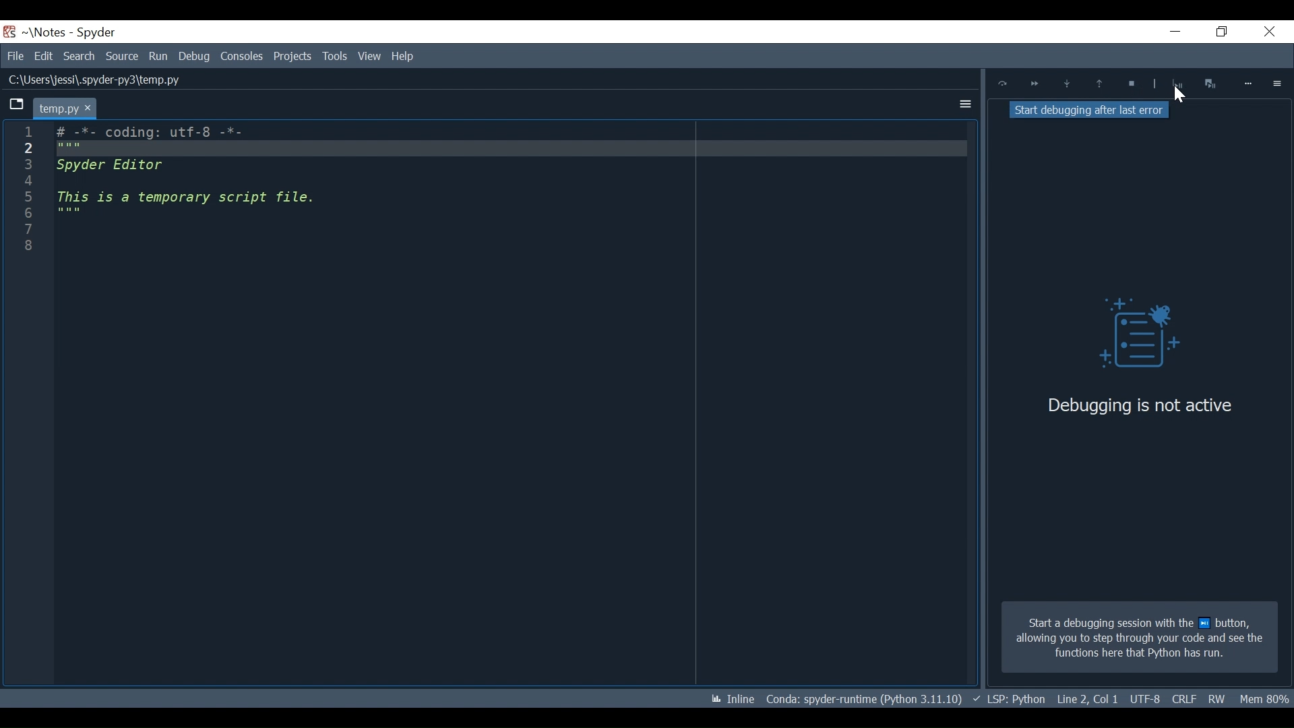 The image size is (1294, 728). Describe the element at coordinates (1067, 85) in the screenshot. I see `Step into function or method` at that location.